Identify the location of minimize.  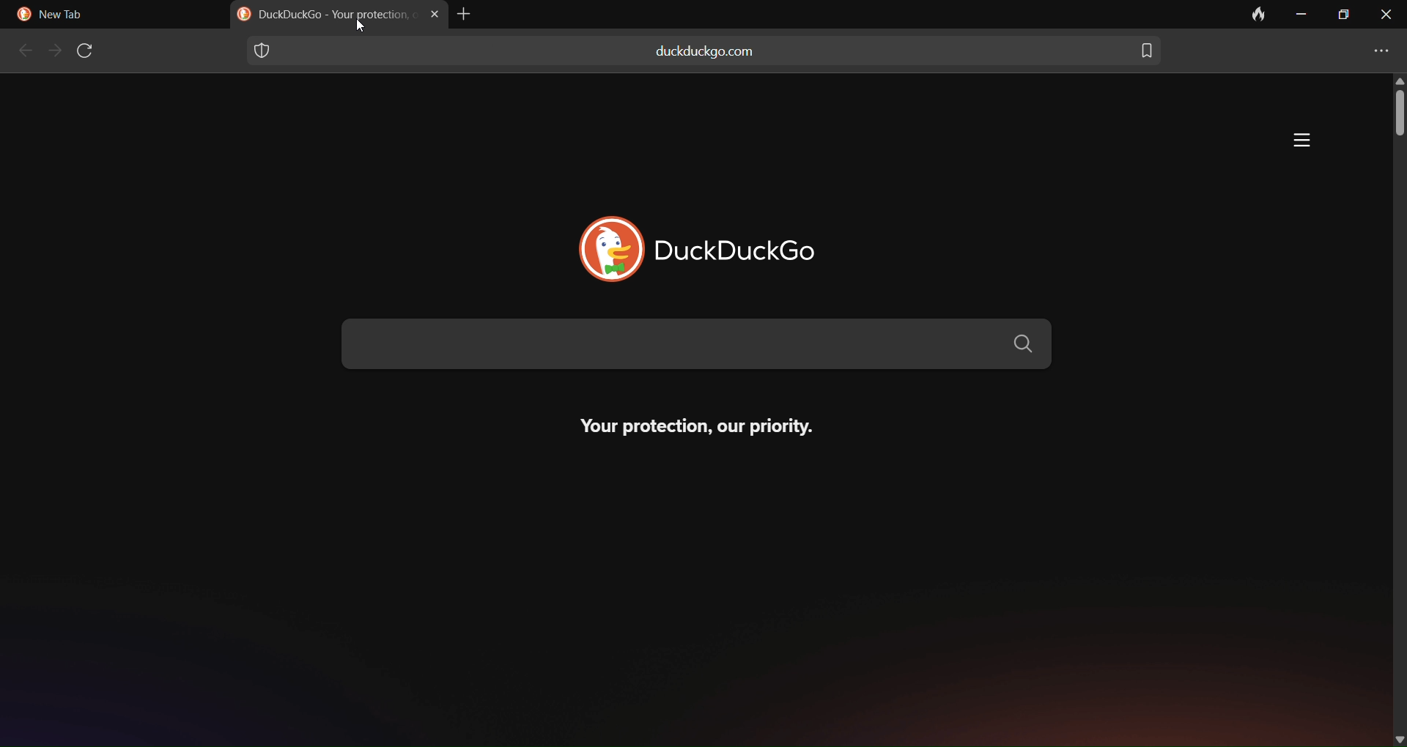
(1304, 15).